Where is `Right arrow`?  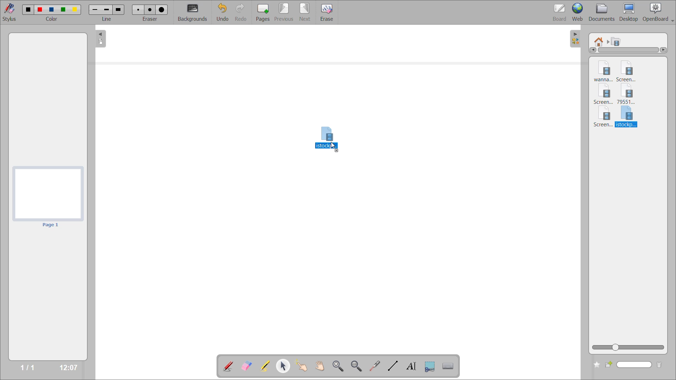 Right arrow is located at coordinates (664, 50).